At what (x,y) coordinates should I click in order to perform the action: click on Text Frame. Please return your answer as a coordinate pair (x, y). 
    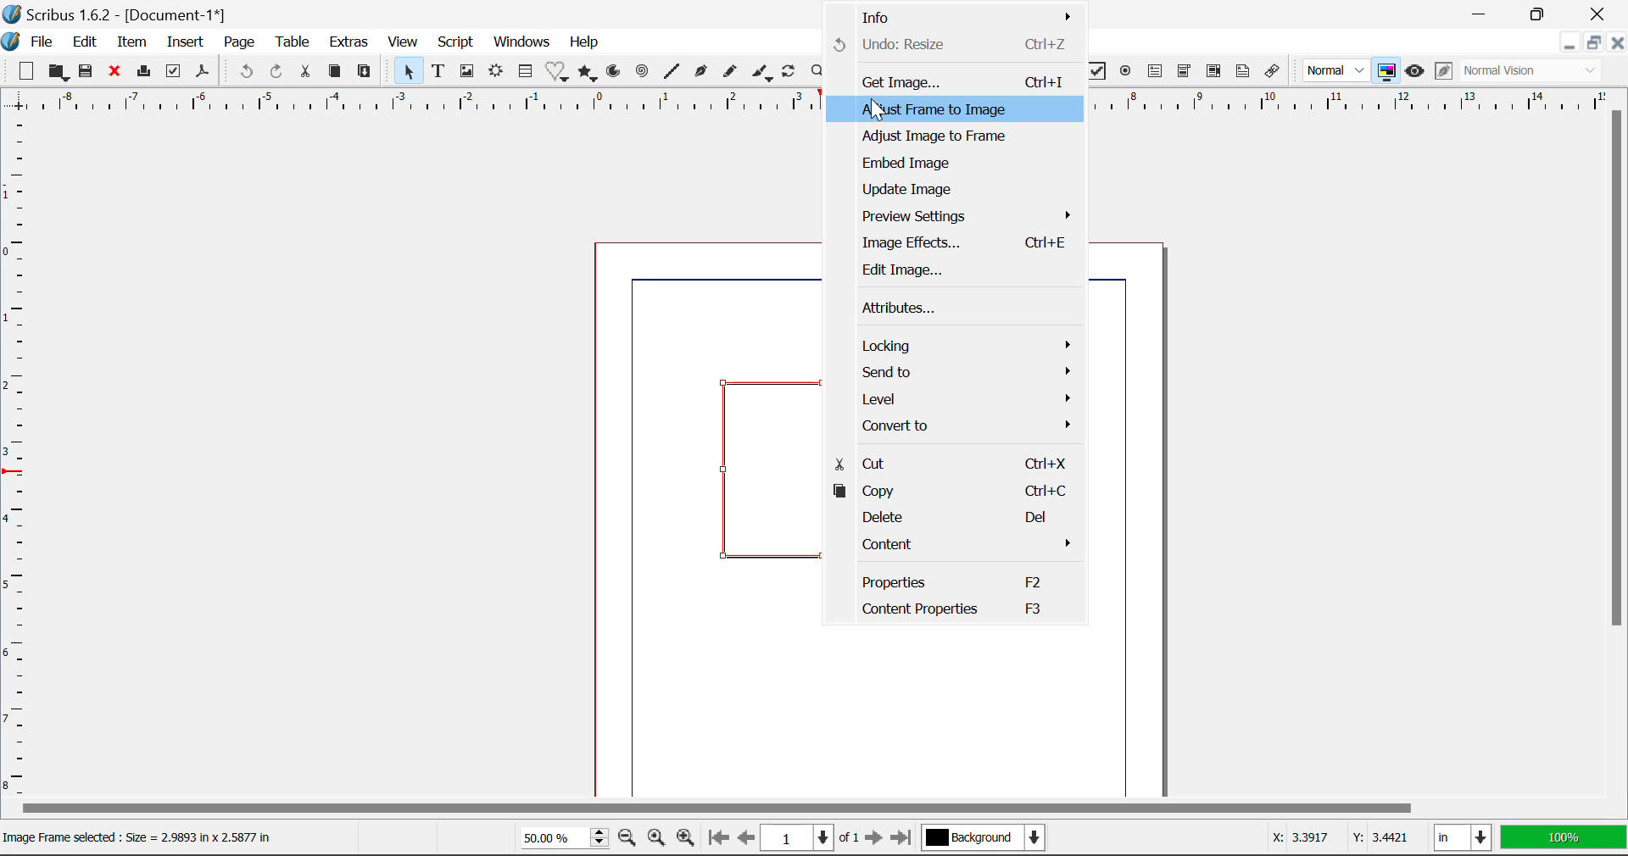
    Looking at the image, I should click on (438, 71).